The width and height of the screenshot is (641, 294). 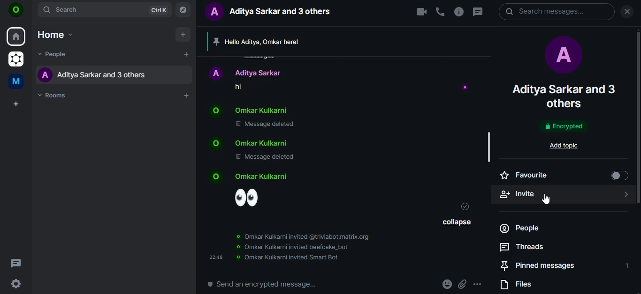 I want to click on add room, so click(x=187, y=96).